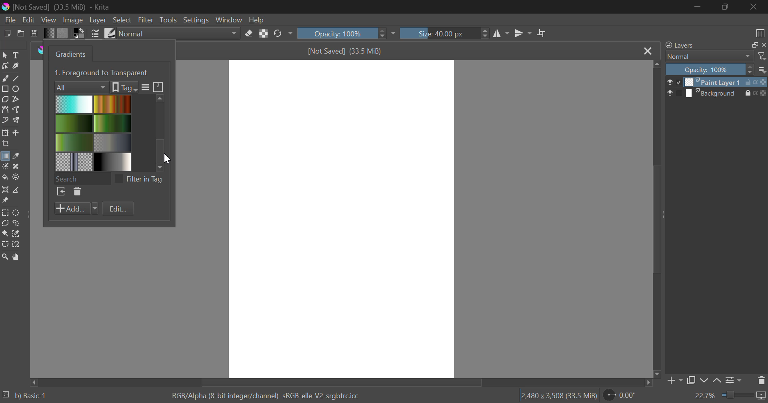 This screenshot has width=768, height=403. Describe the element at coordinates (74, 142) in the screenshot. I see `Gradient 5` at that location.